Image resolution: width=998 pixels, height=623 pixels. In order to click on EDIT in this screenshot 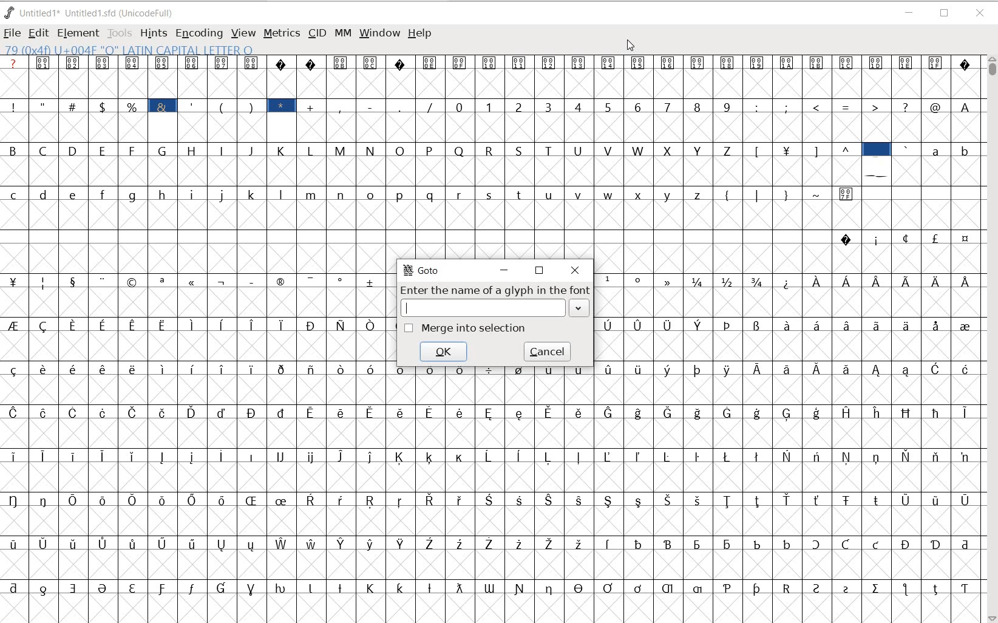, I will do `click(38, 34)`.